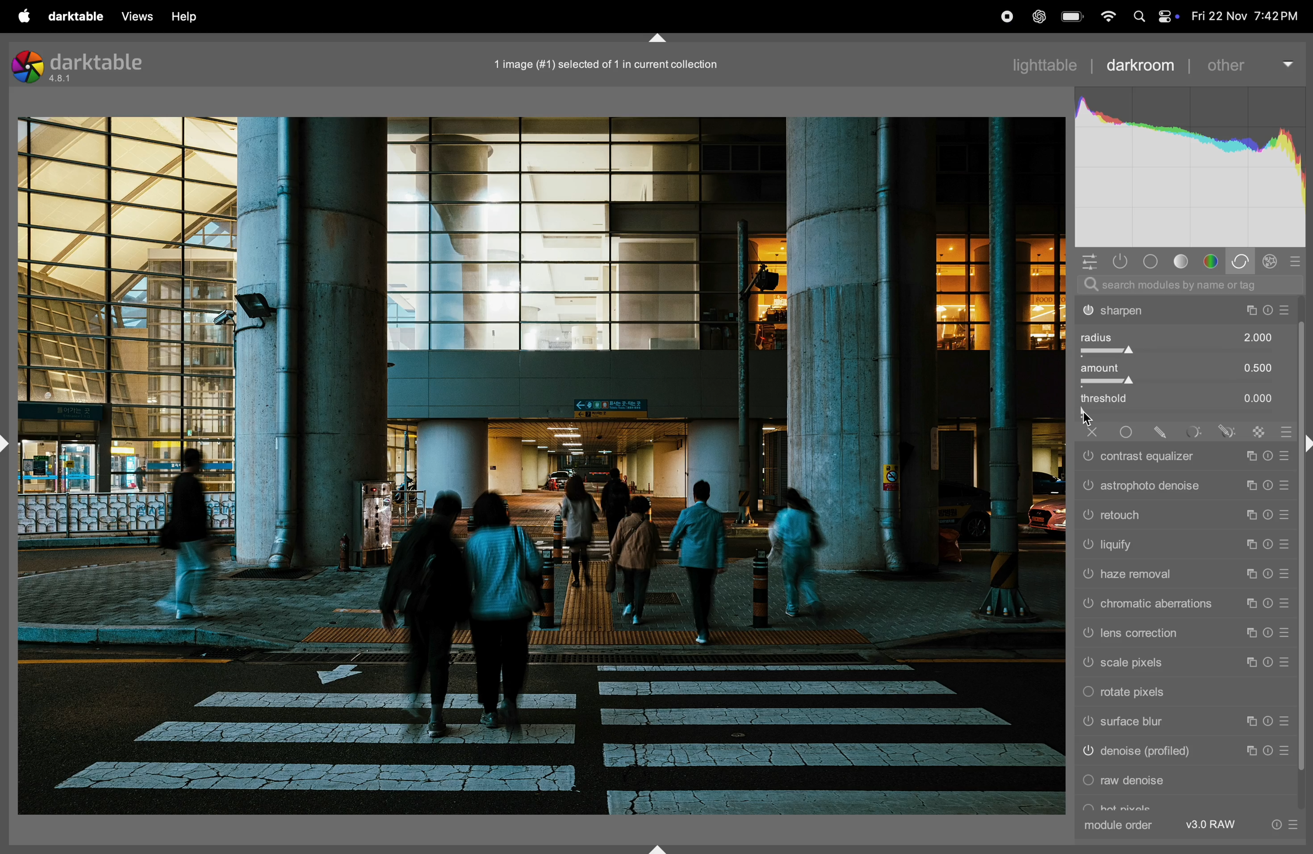 This screenshot has width=1313, height=854. What do you see at coordinates (1183, 605) in the screenshot?
I see `chromatic abbretations` at bounding box center [1183, 605].